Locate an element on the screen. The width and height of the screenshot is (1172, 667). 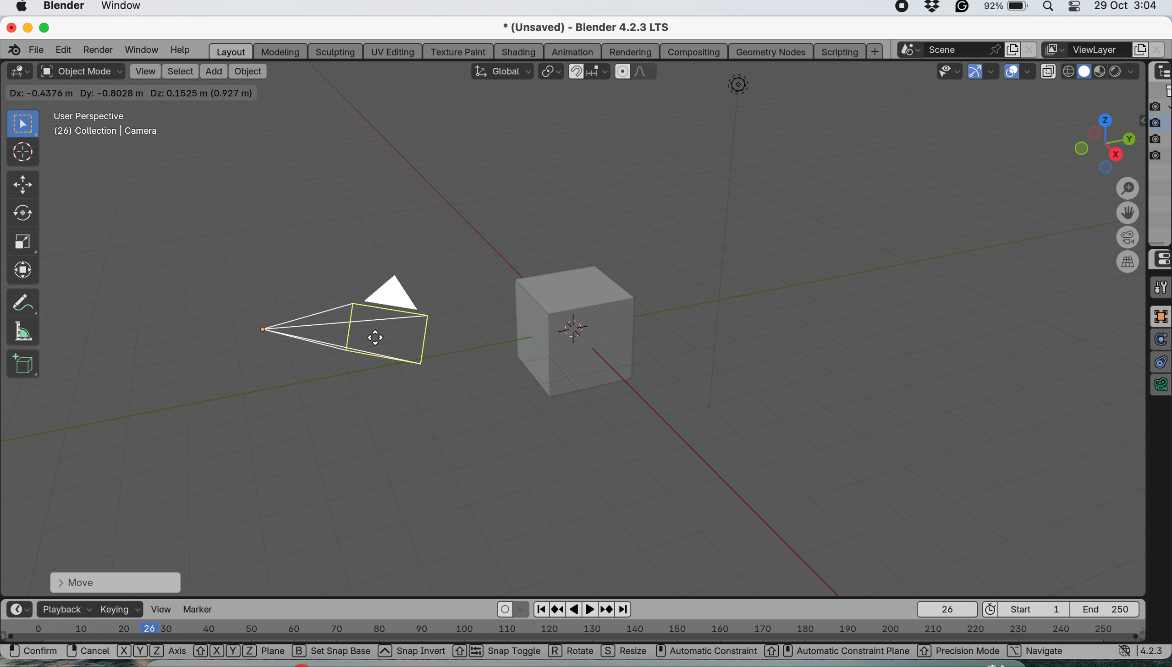
constraint is located at coordinates (1160, 363).